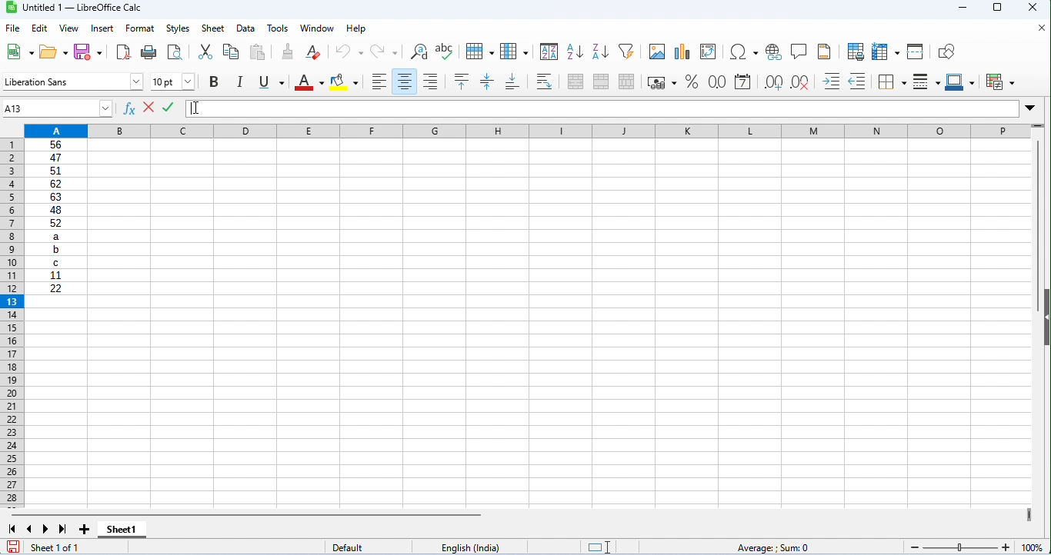 Image resolution: width=1051 pixels, height=555 pixels. Describe the element at coordinates (84, 530) in the screenshot. I see `add new sheet` at that location.